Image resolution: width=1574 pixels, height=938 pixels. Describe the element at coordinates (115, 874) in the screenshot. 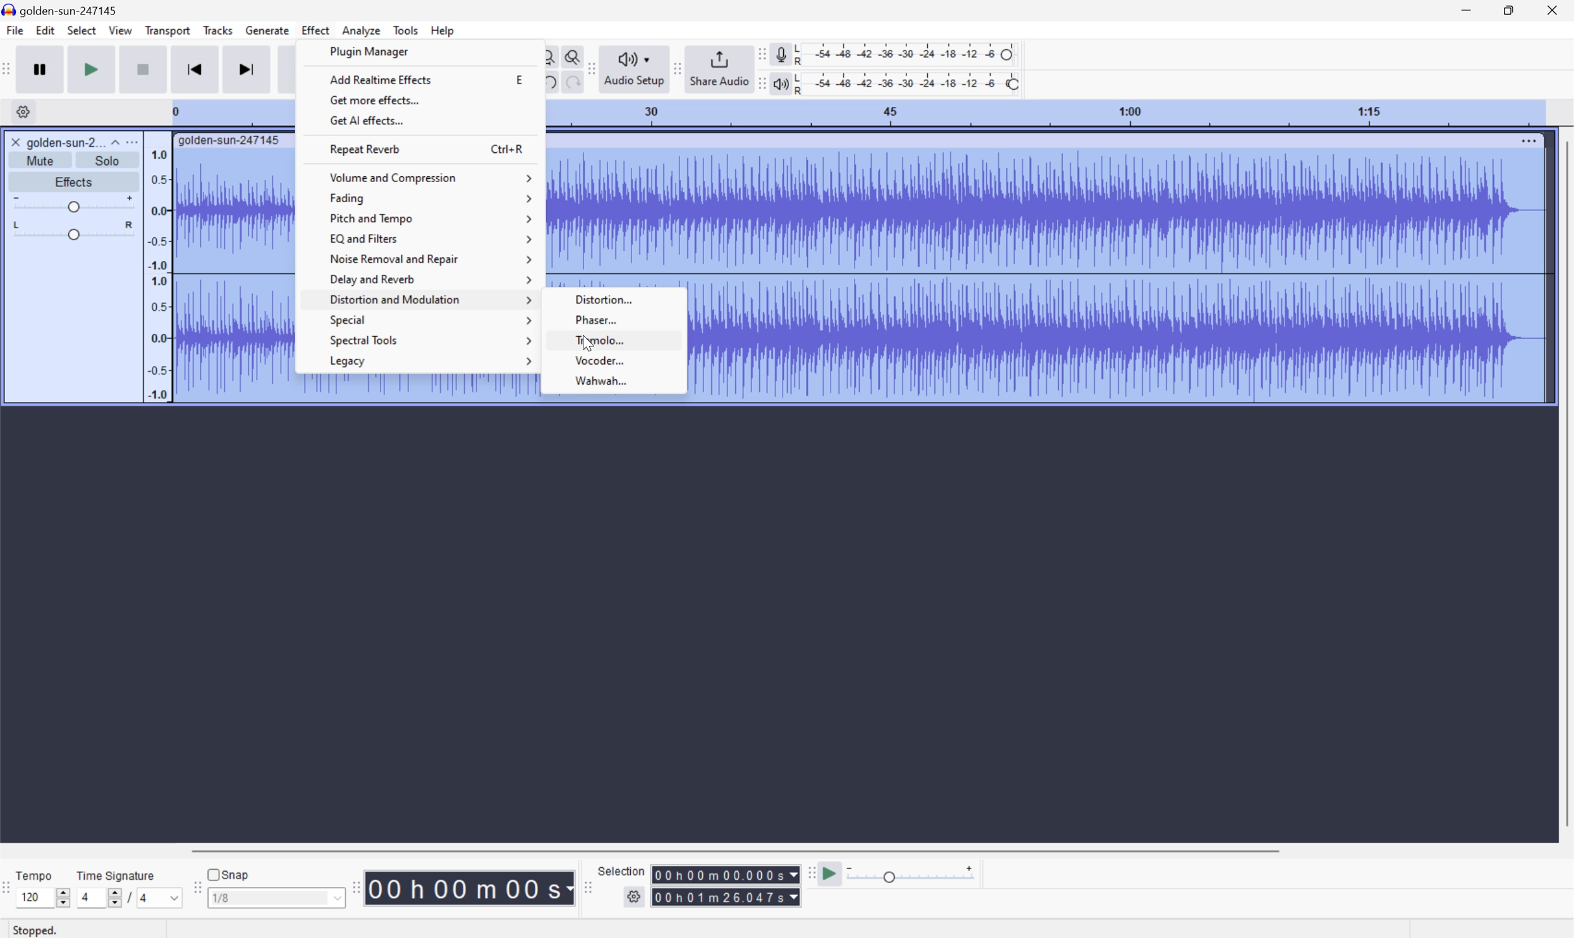

I see `Time signature` at that location.